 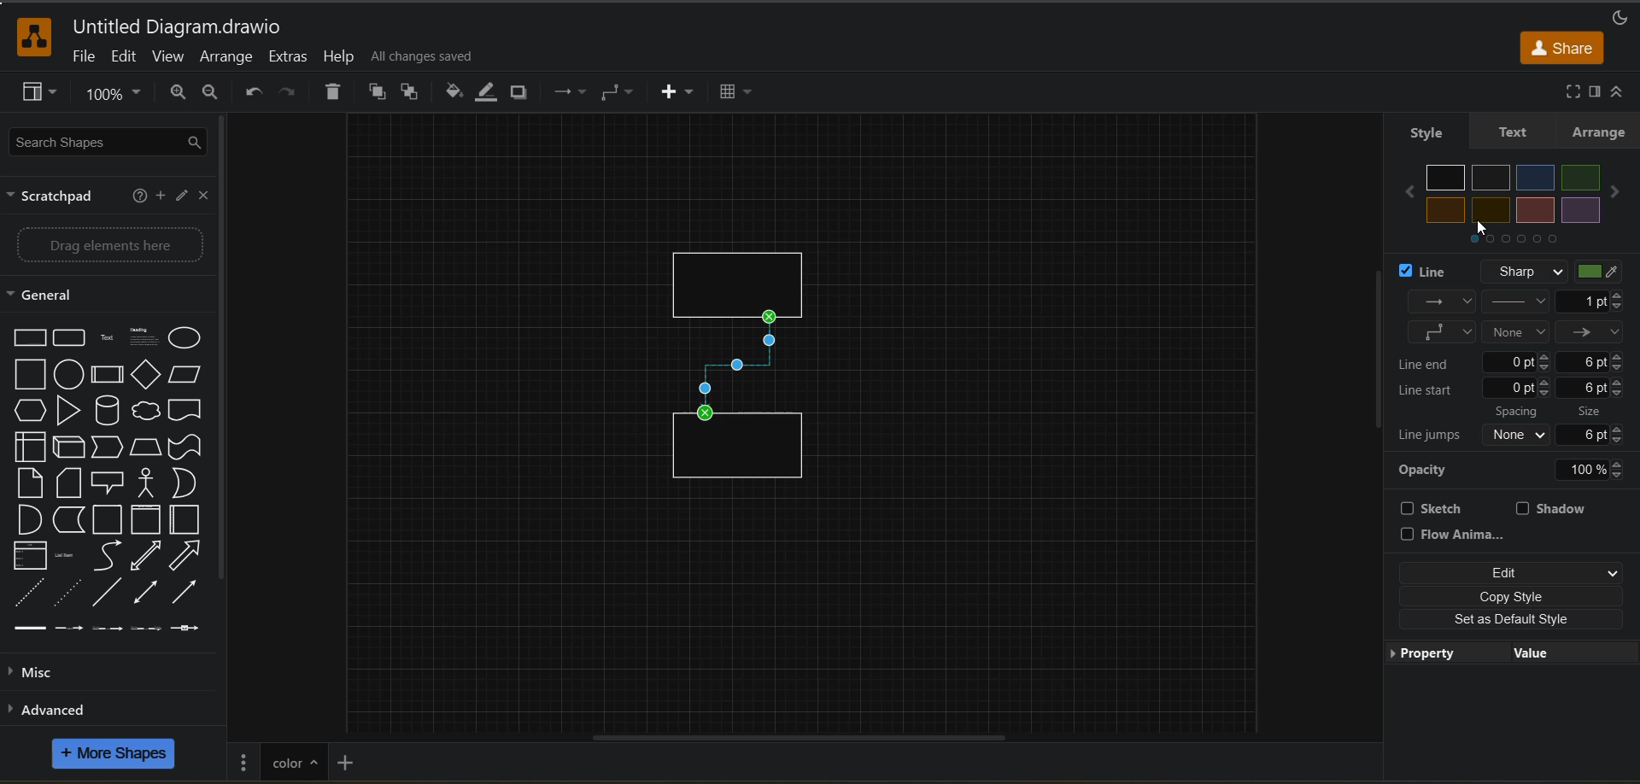 I want to click on Dotted line, so click(x=67, y=593).